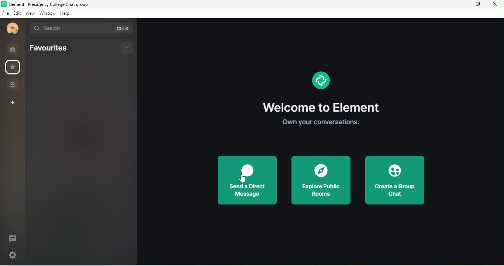 The width and height of the screenshot is (504, 266). Describe the element at coordinates (13, 239) in the screenshot. I see `thread` at that location.